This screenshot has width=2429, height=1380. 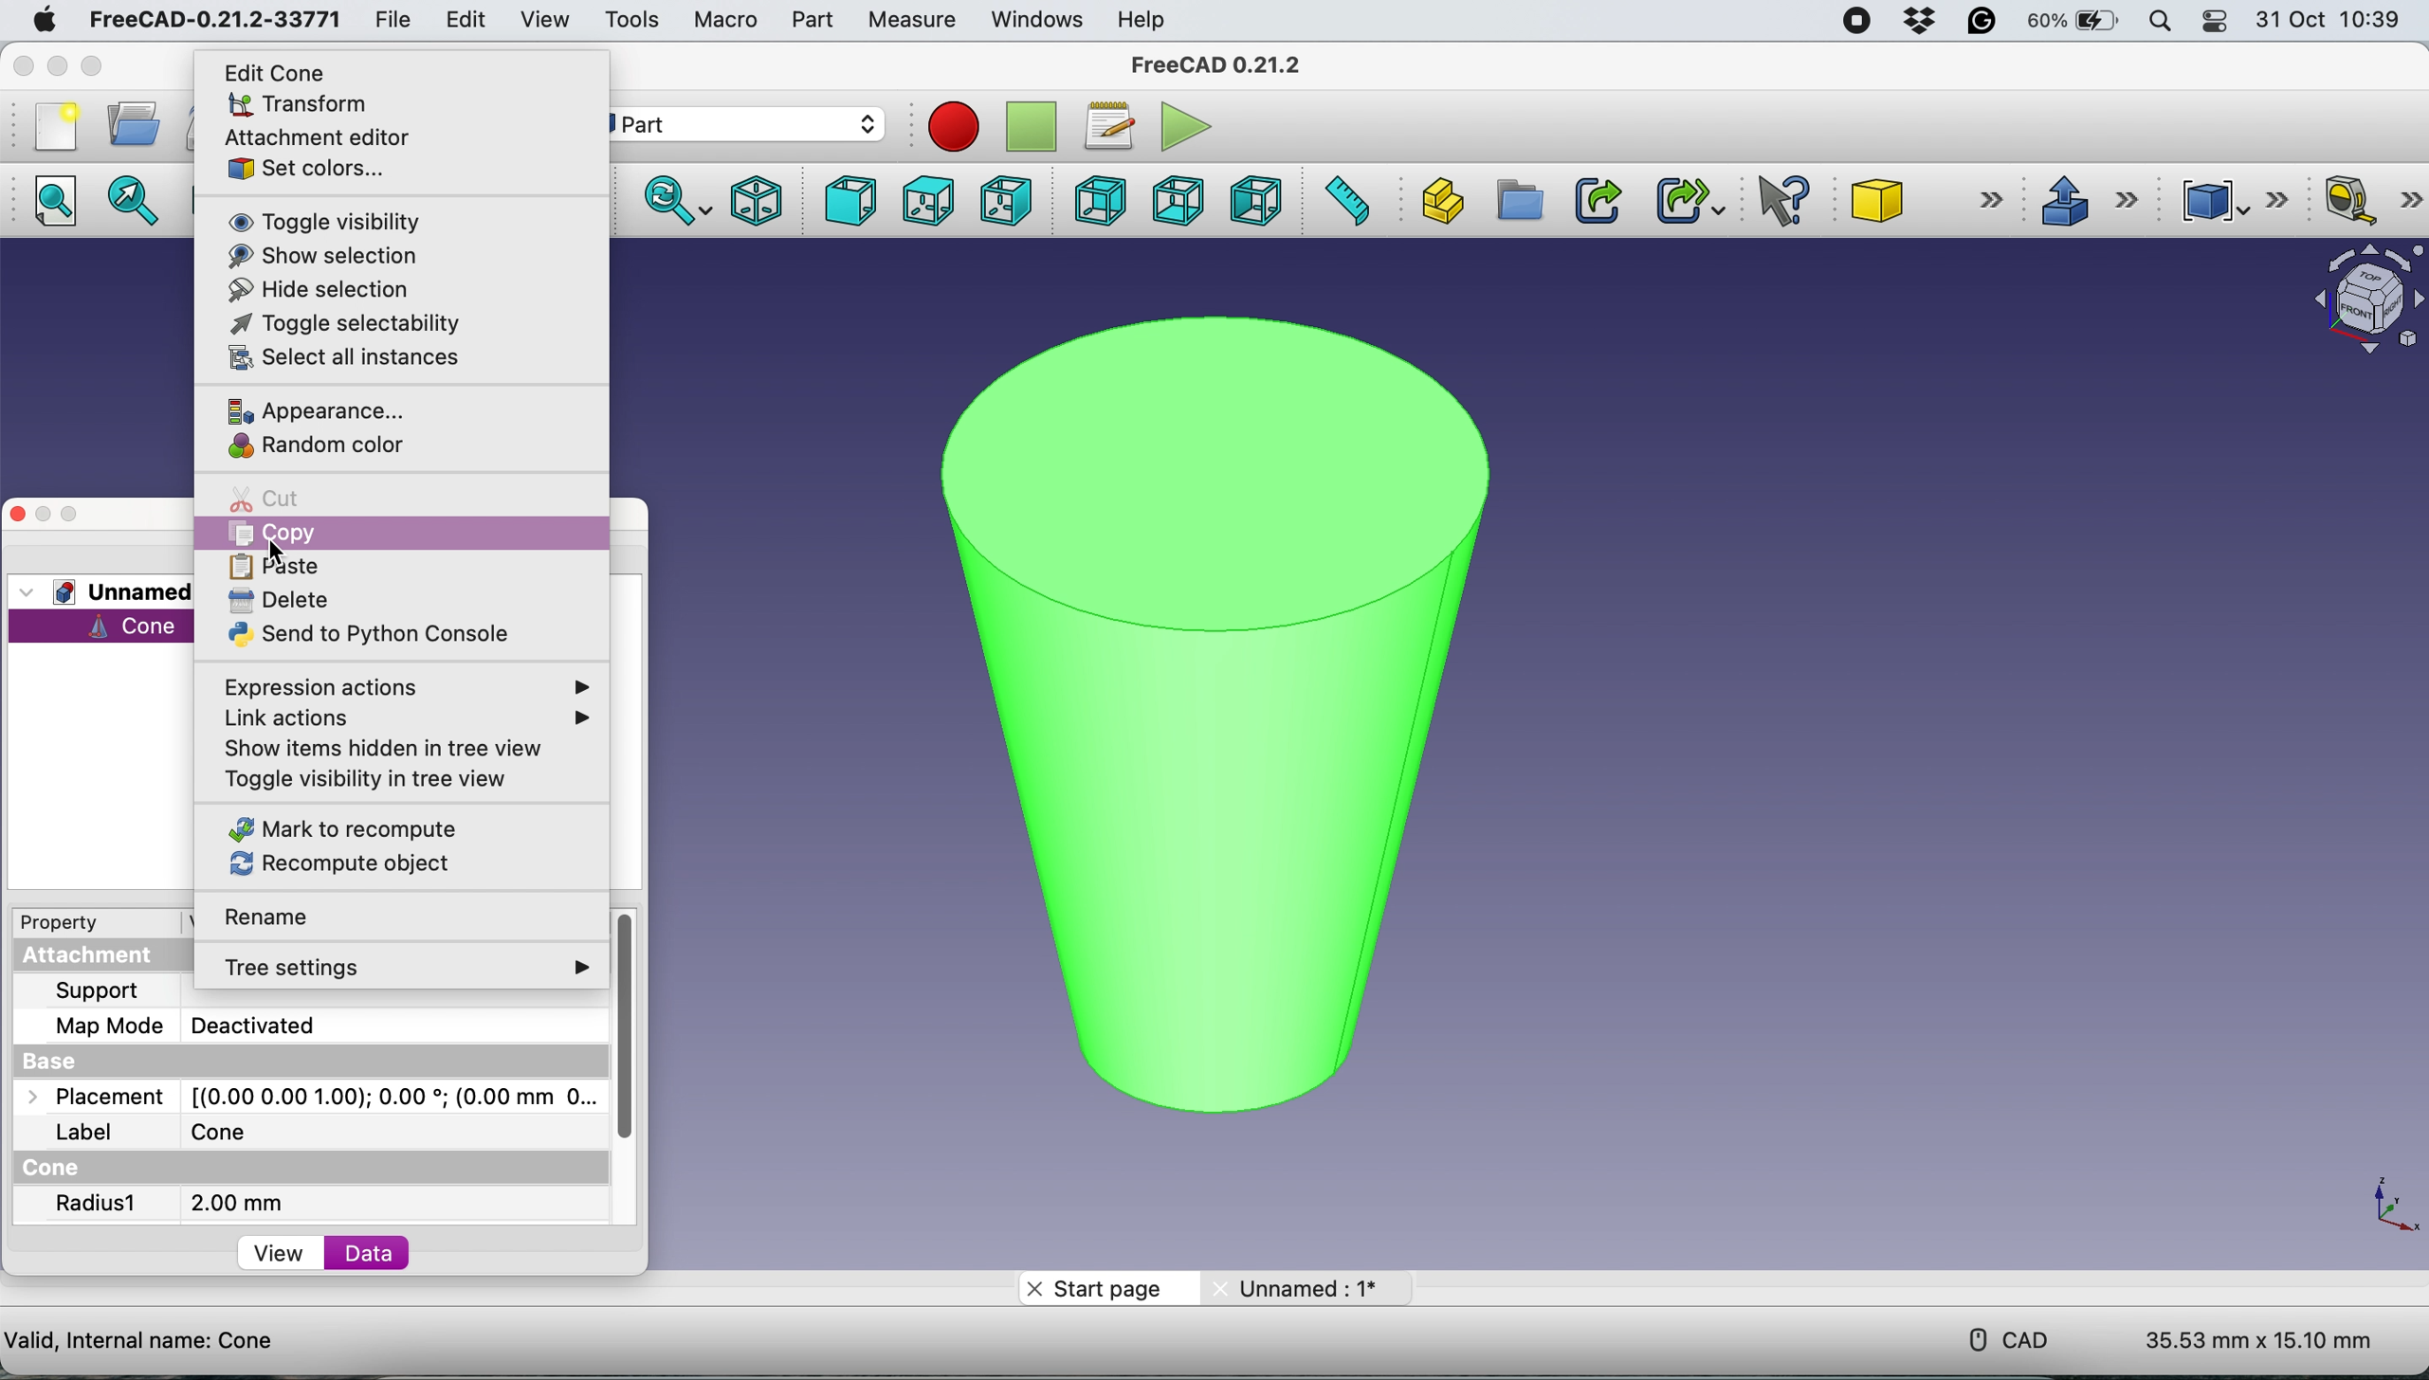 What do you see at coordinates (1142, 19) in the screenshot?
I see `help` at bounding box center [1142, 19].